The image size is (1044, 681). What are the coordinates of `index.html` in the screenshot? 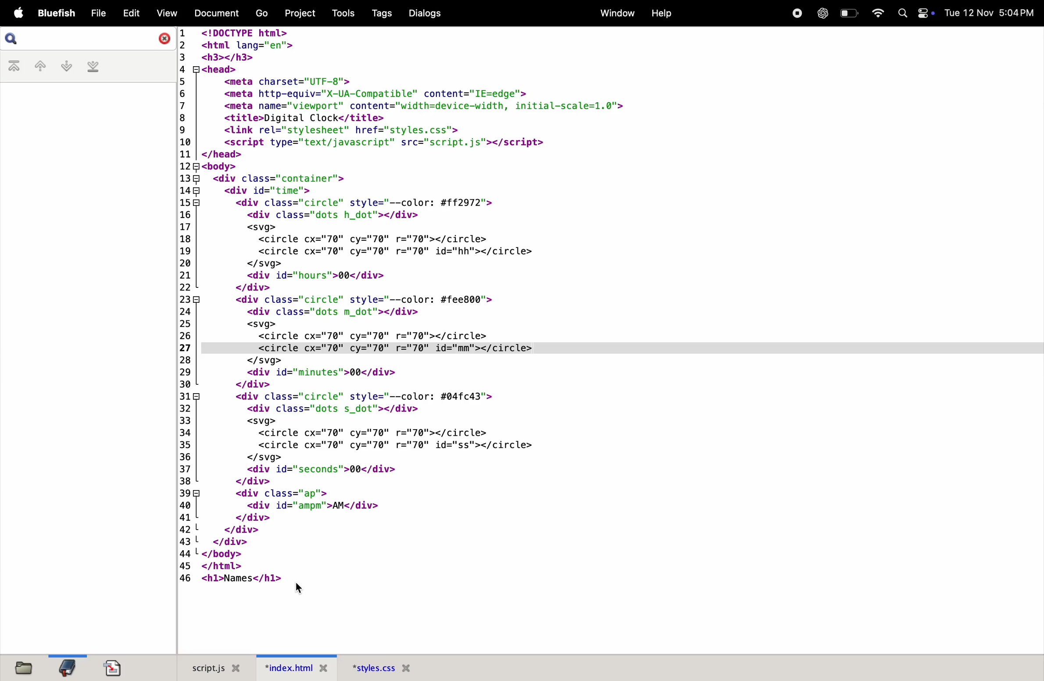 It's located at (297, 667).